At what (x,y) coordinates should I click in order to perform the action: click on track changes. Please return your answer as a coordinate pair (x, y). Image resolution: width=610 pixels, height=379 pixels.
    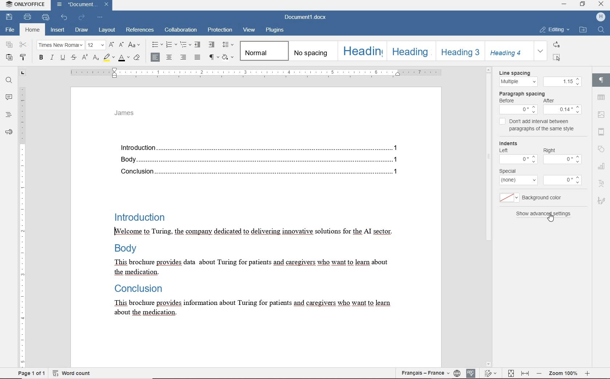
    Looking at the image, I should click on (489, 374).